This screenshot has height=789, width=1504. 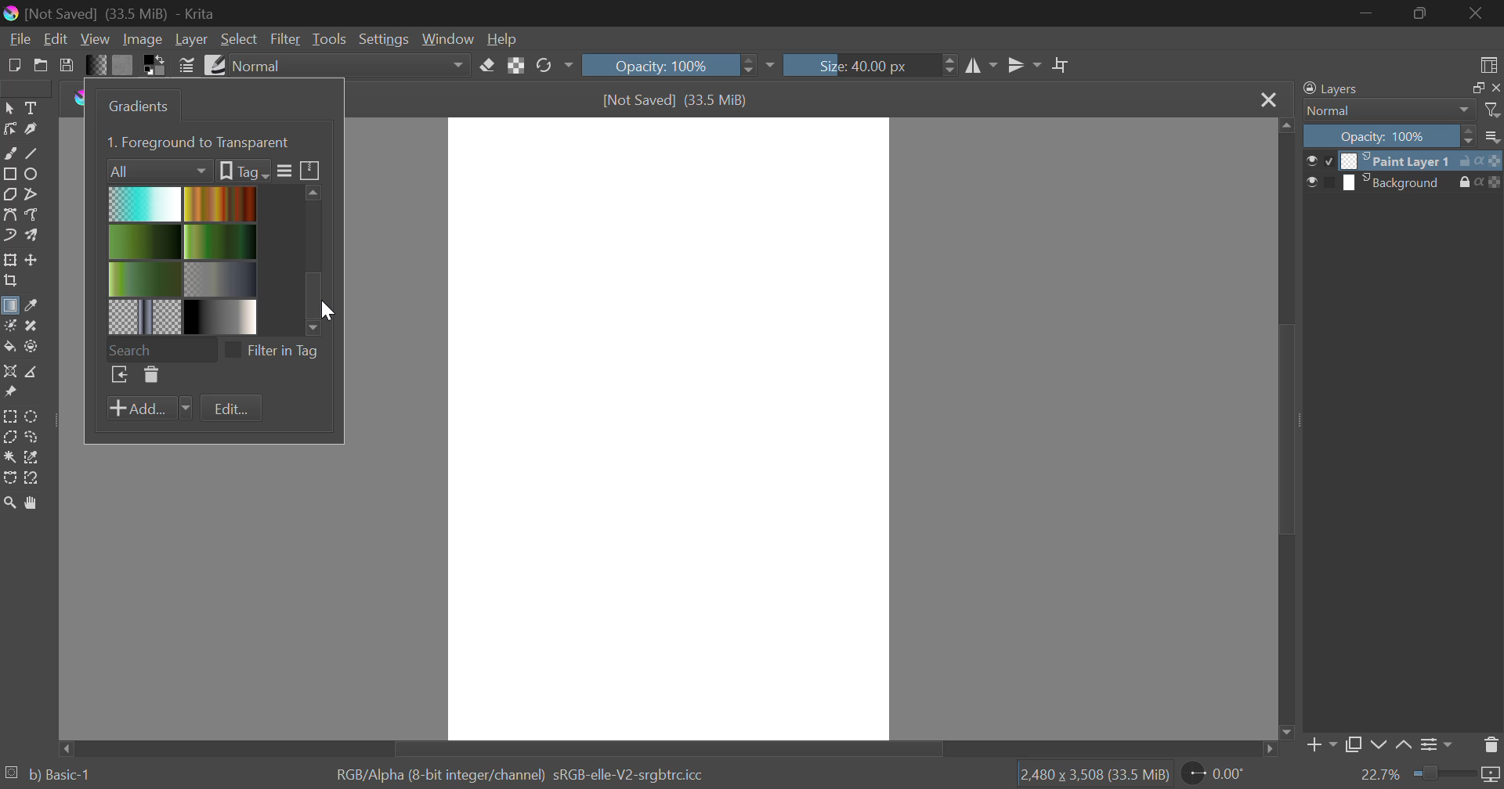 I want to click on filter, so click(x=1494, y=110).